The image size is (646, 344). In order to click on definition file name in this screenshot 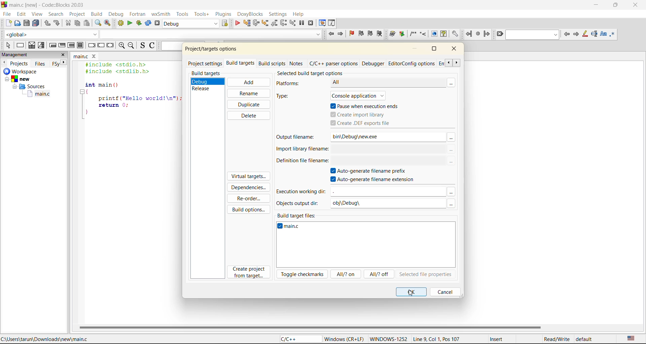, I will do `click(300, 163)`.